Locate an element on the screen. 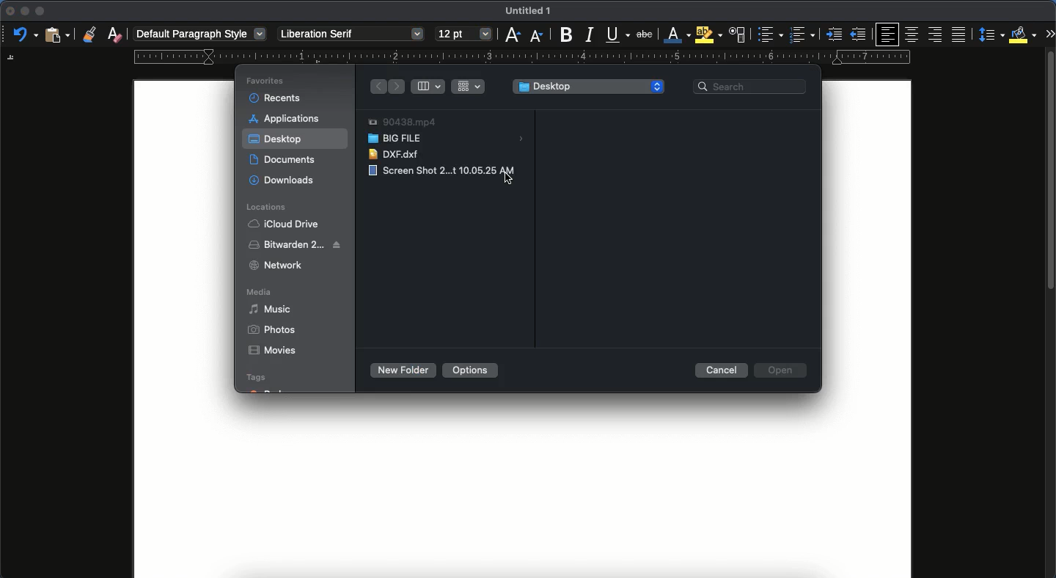 The image size is (1056, 578). decrease size is located at coordinates (536, 34).